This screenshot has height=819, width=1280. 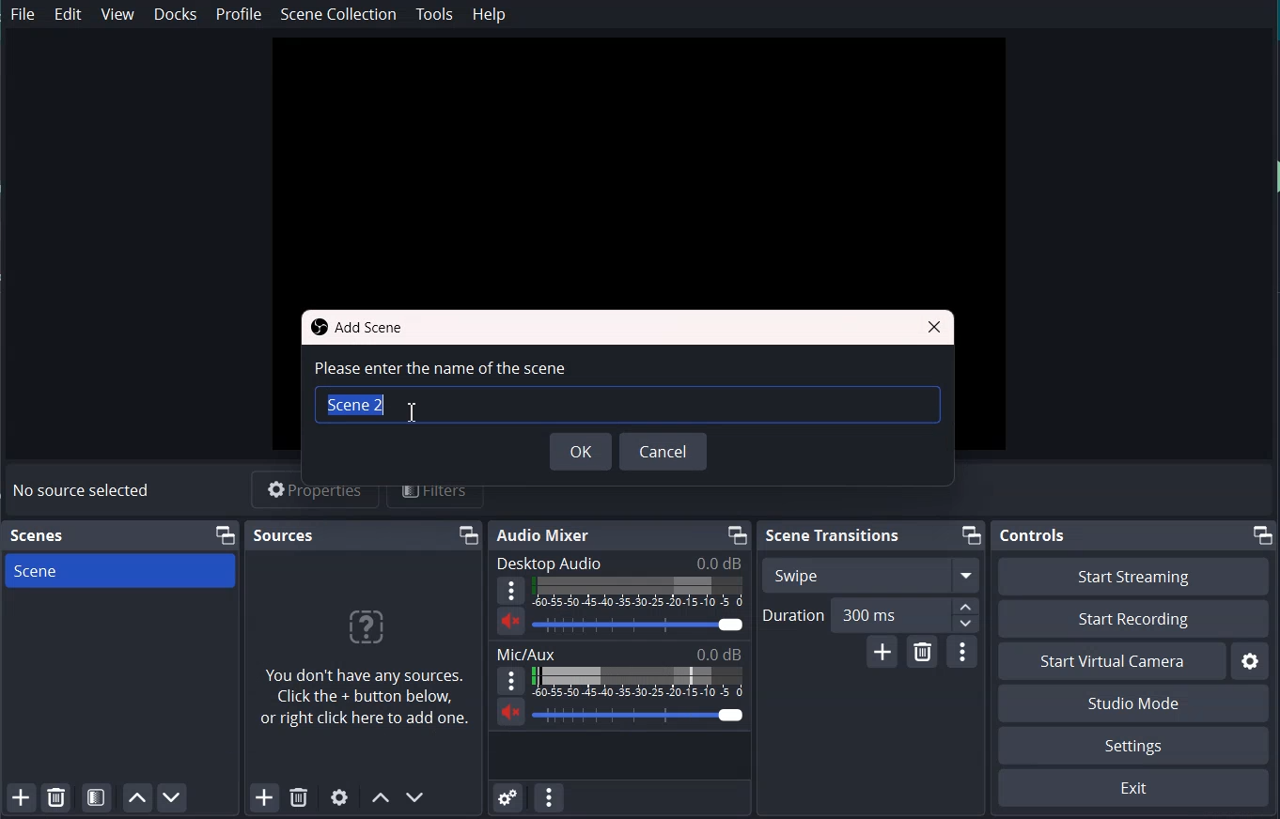 I want to click on Edit, so click(x=70, y=14).